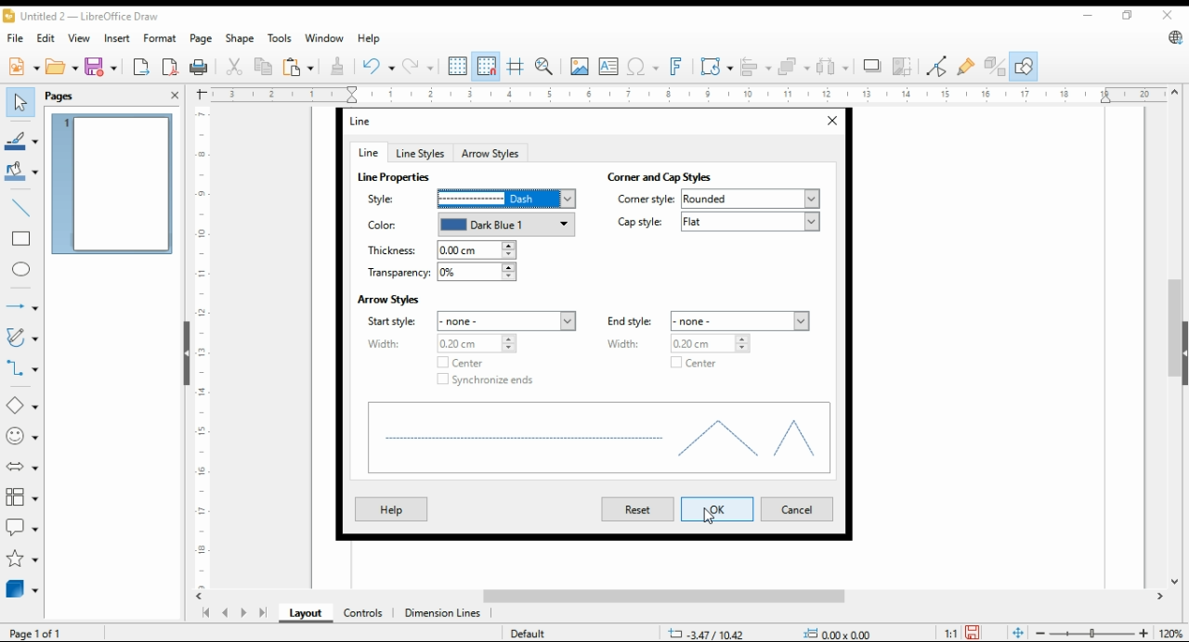 This screenshot has height=642, width=1189. Describe the element at coordinates (23, 65) in the screenshot. I see `new` at that location.